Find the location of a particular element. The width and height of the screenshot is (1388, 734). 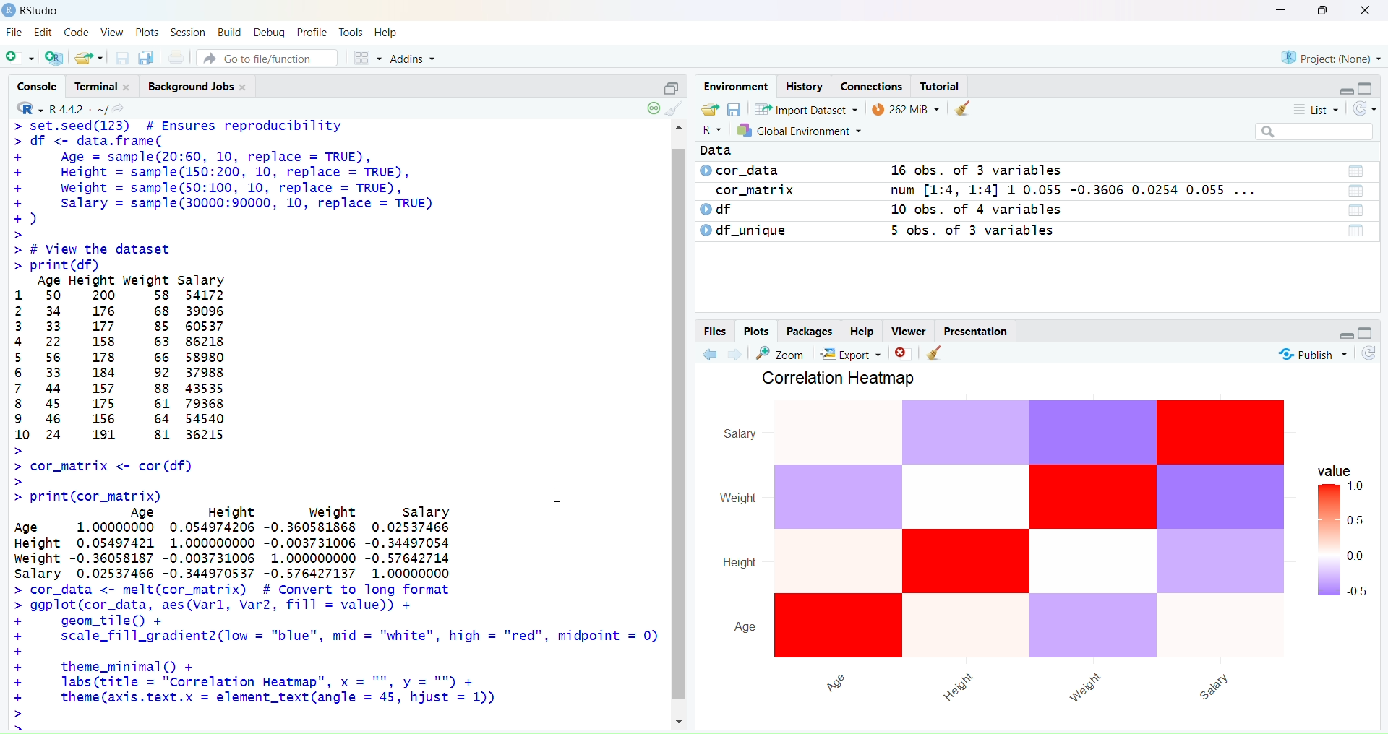

© df 10 obs. of 4 variables is located at coordinates (886, 210).